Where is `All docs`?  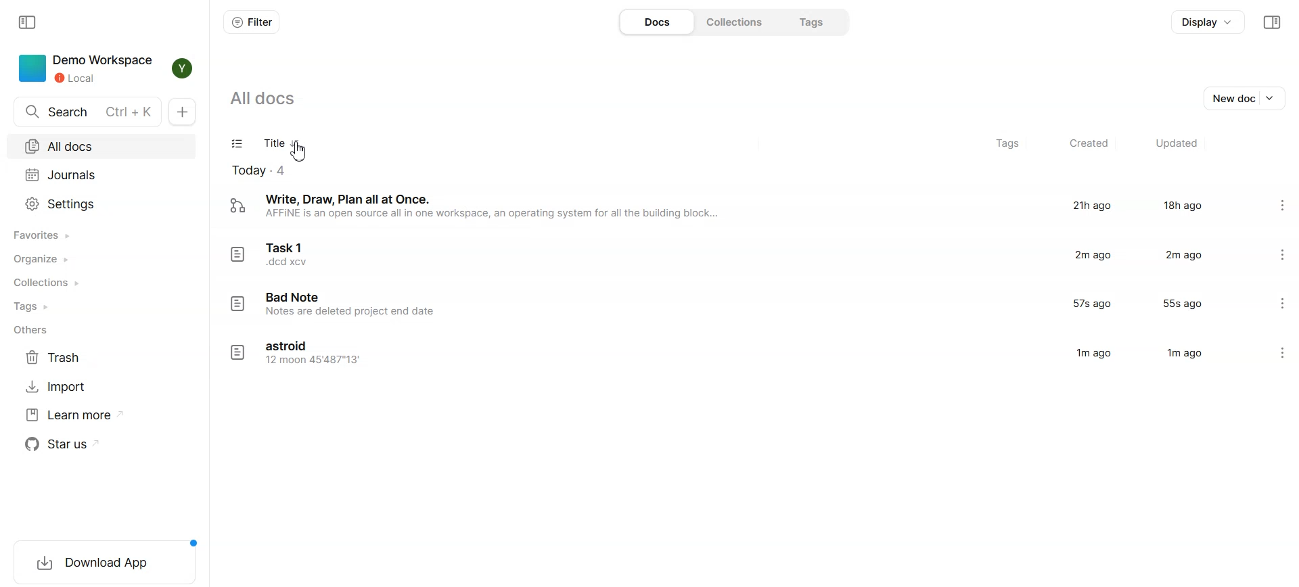
All docs is located at coordinates (101, 147).